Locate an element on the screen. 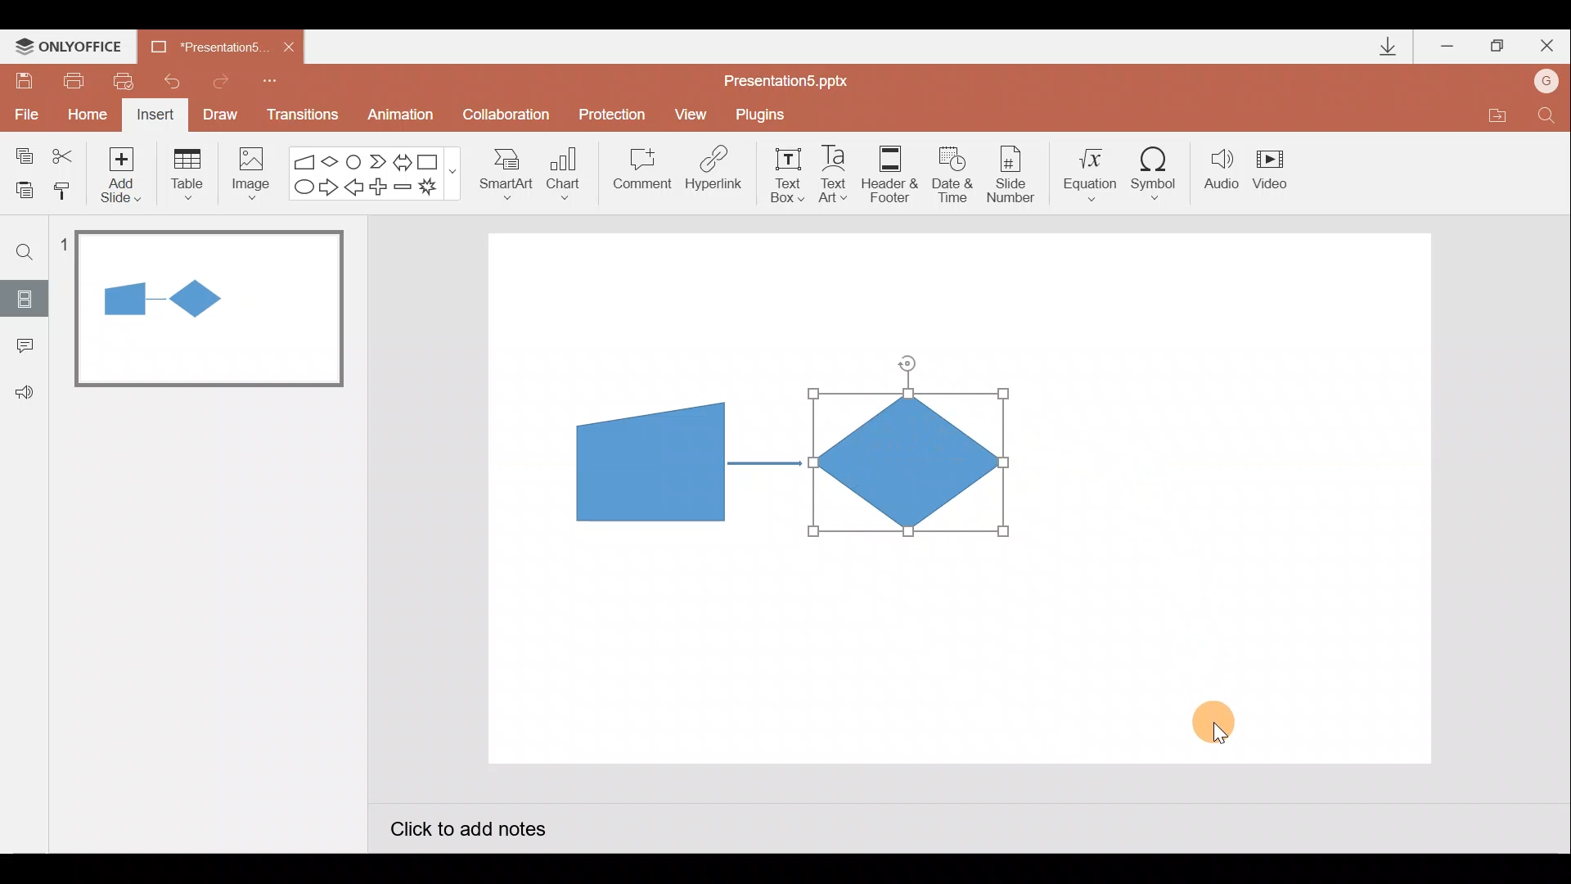 The image size is (1571, 884). Manual input flow chart  is located at coordinates (647, 460).